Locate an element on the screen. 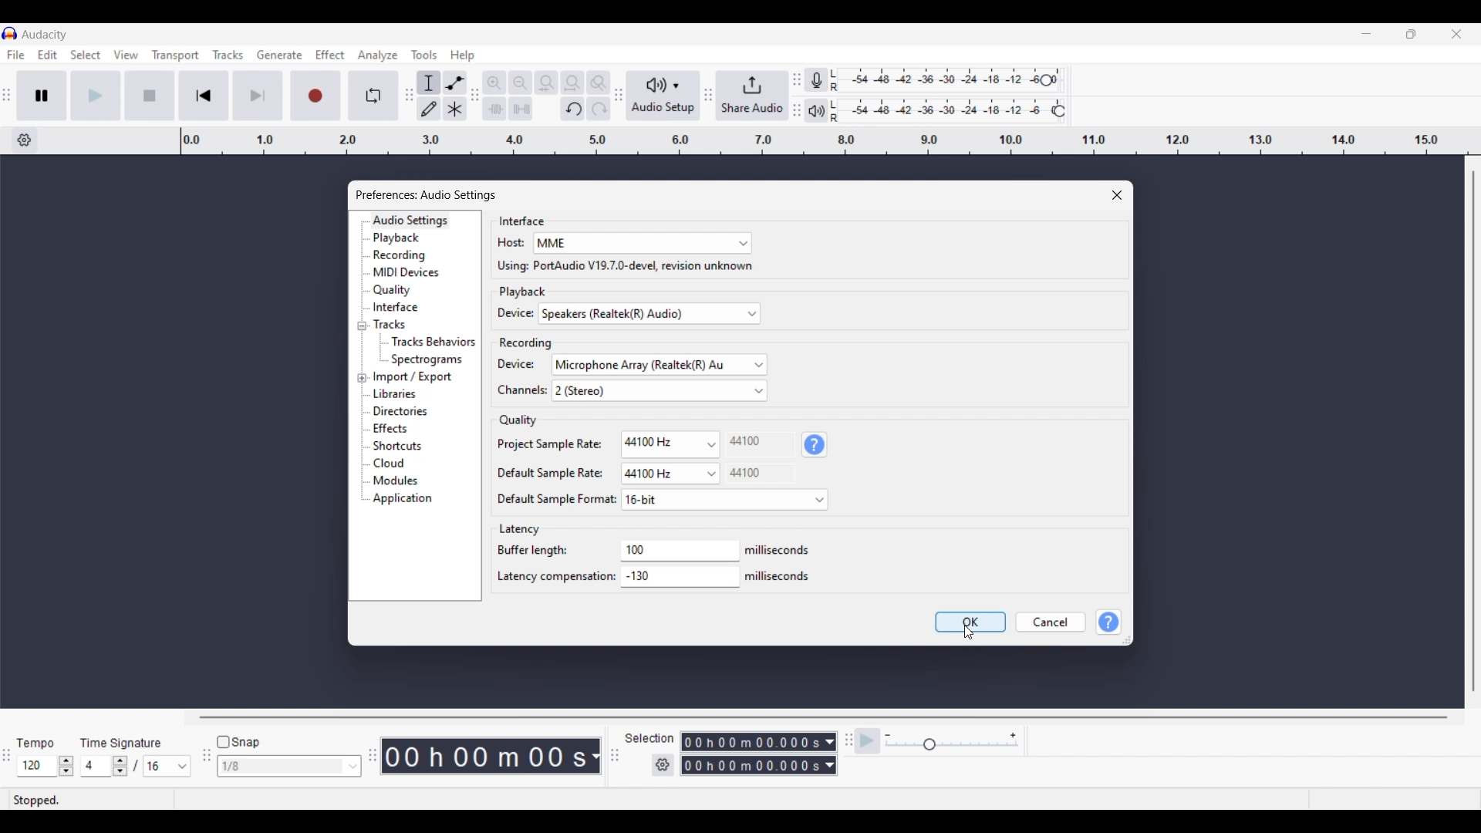 The image size is (1481, 833). Decrease playback speed to minimum is located at coordinates (888, 736).